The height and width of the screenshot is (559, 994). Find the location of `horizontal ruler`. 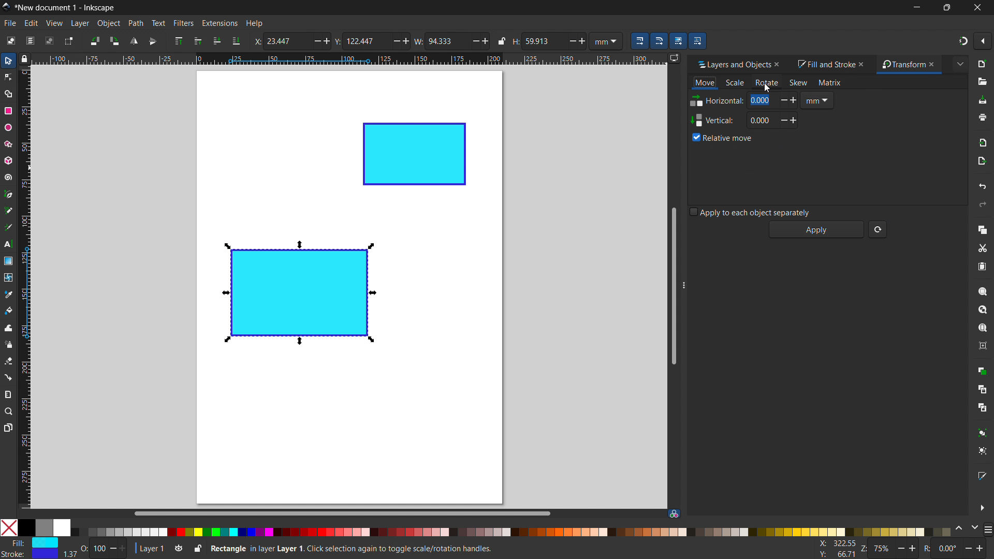

horizontal ruler is located at coordinates (348, 60).